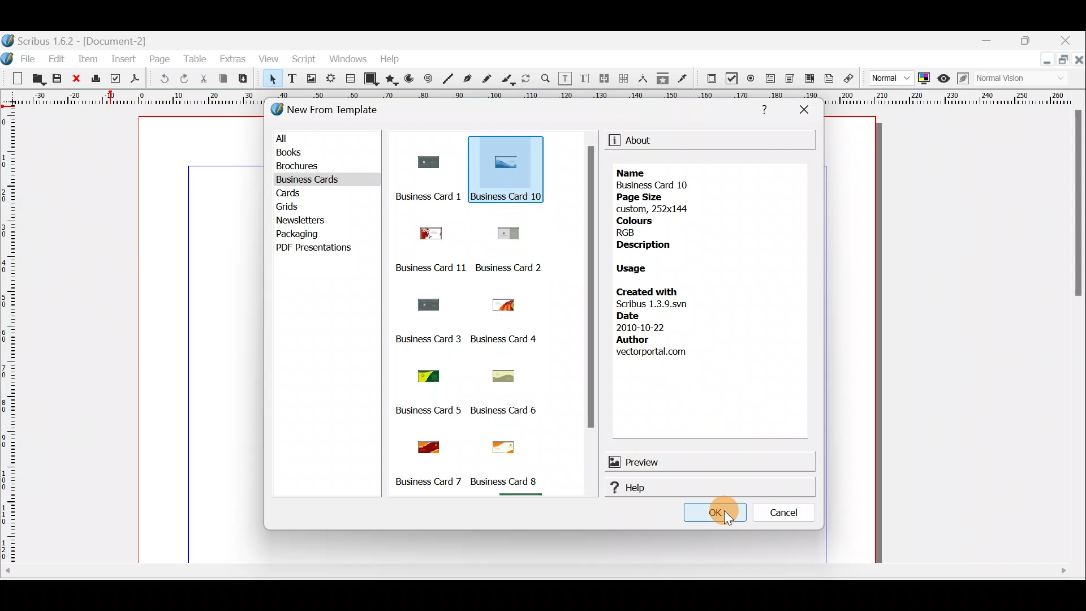  I want to click on Business Card 3, so click(426, 339).